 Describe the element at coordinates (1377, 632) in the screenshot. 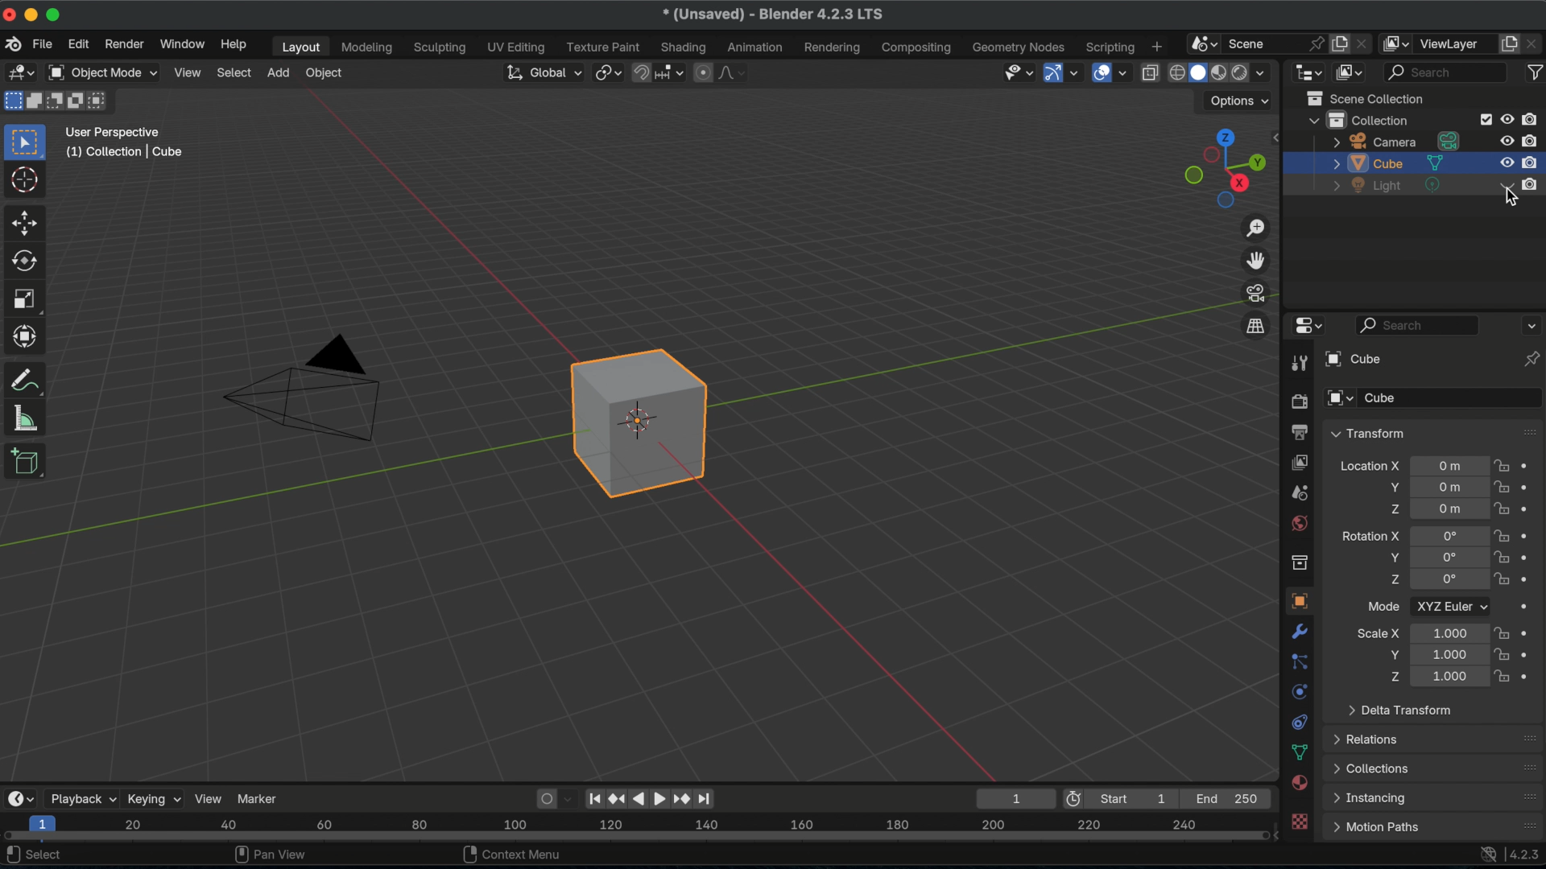

I see `scale X` at that location.